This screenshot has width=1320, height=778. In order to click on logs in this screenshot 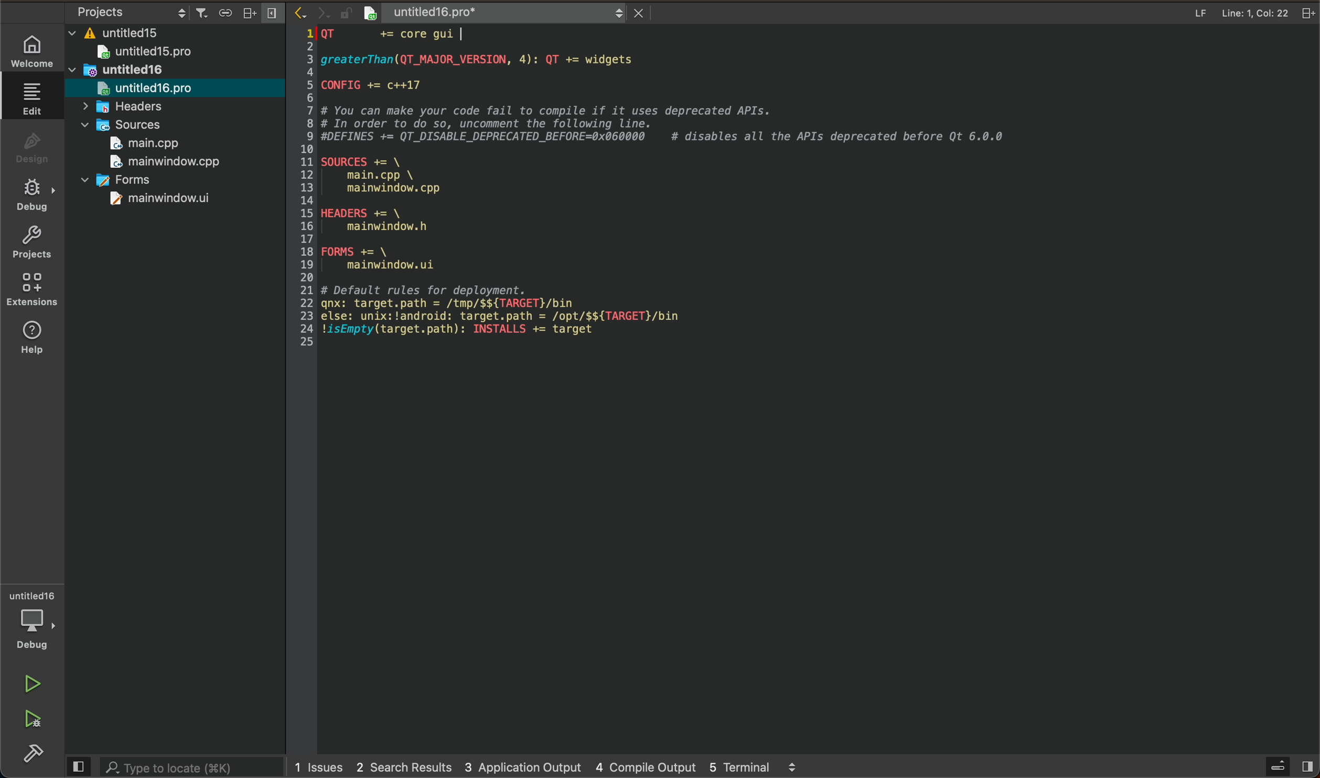, I will do `click(551, 765)`.